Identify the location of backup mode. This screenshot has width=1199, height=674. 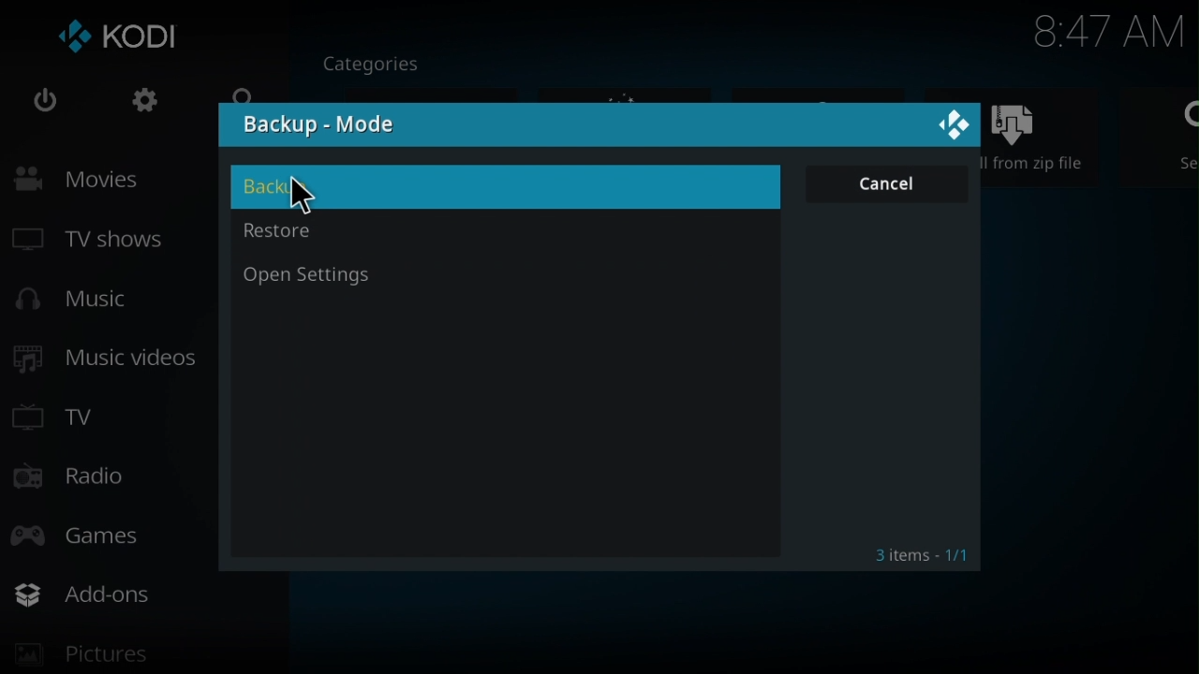
(326, 125).